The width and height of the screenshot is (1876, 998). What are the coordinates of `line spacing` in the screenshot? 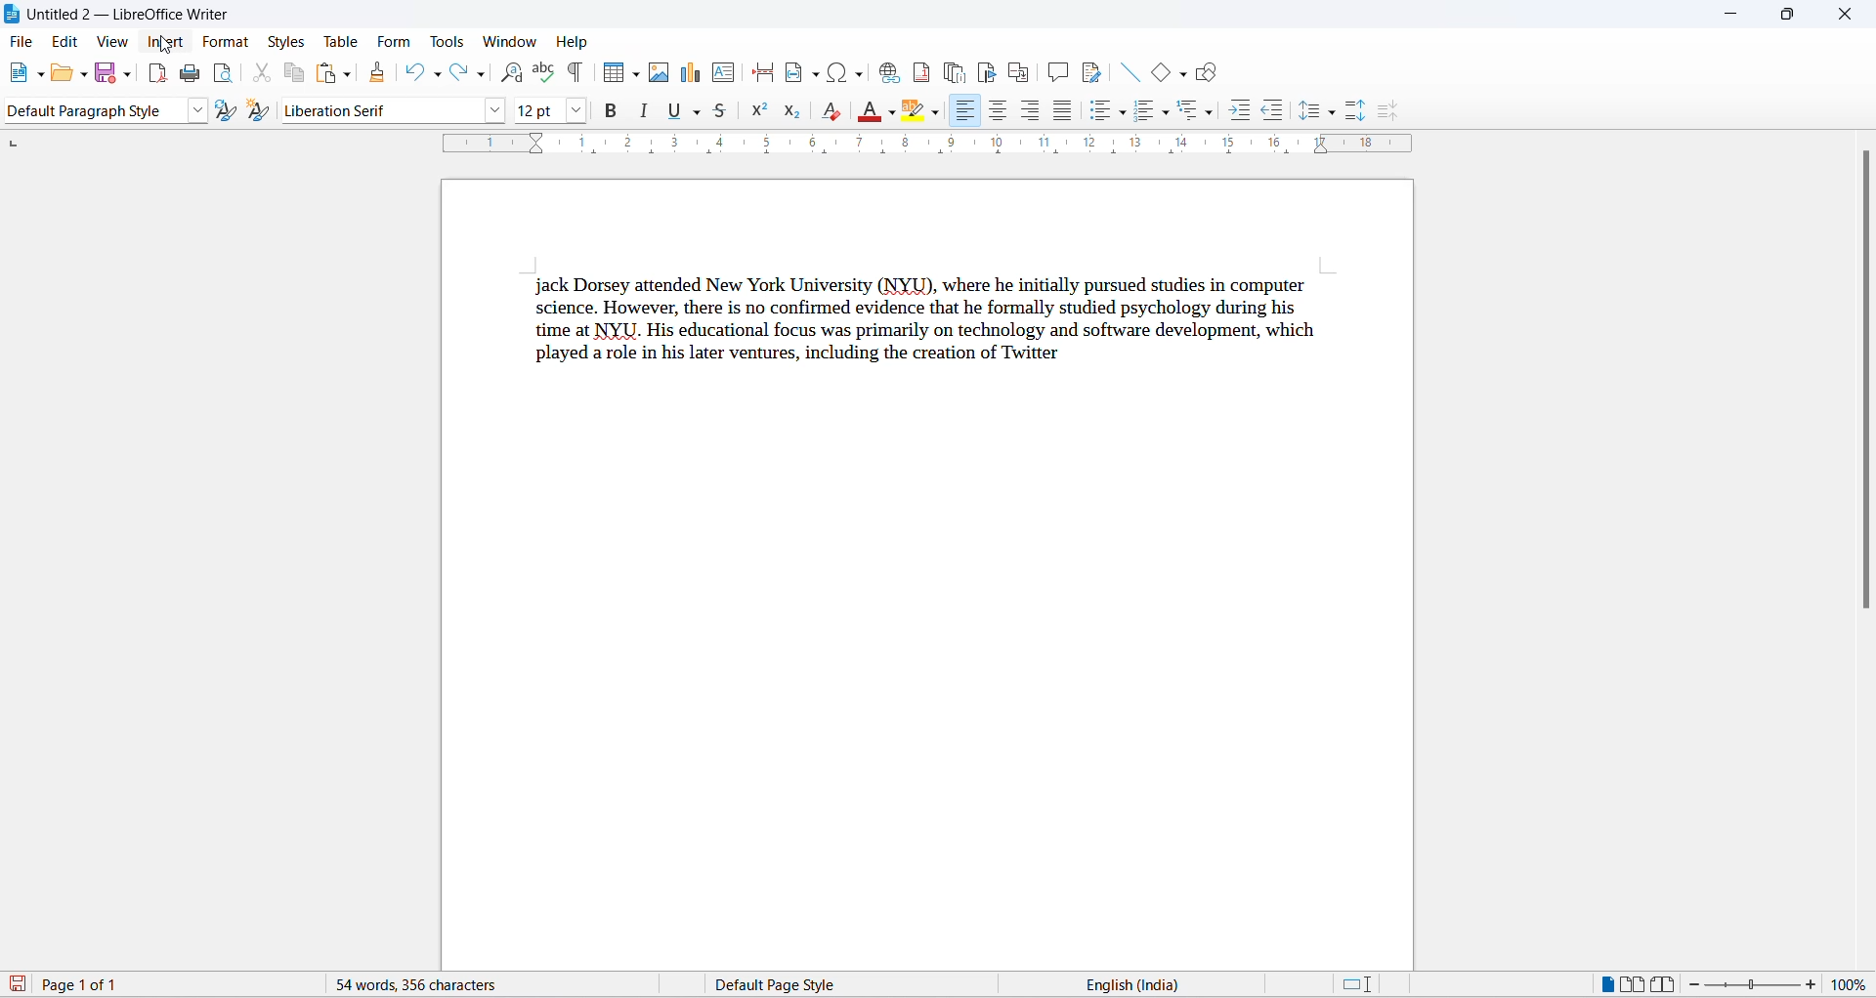 It's located at (1307, 111).